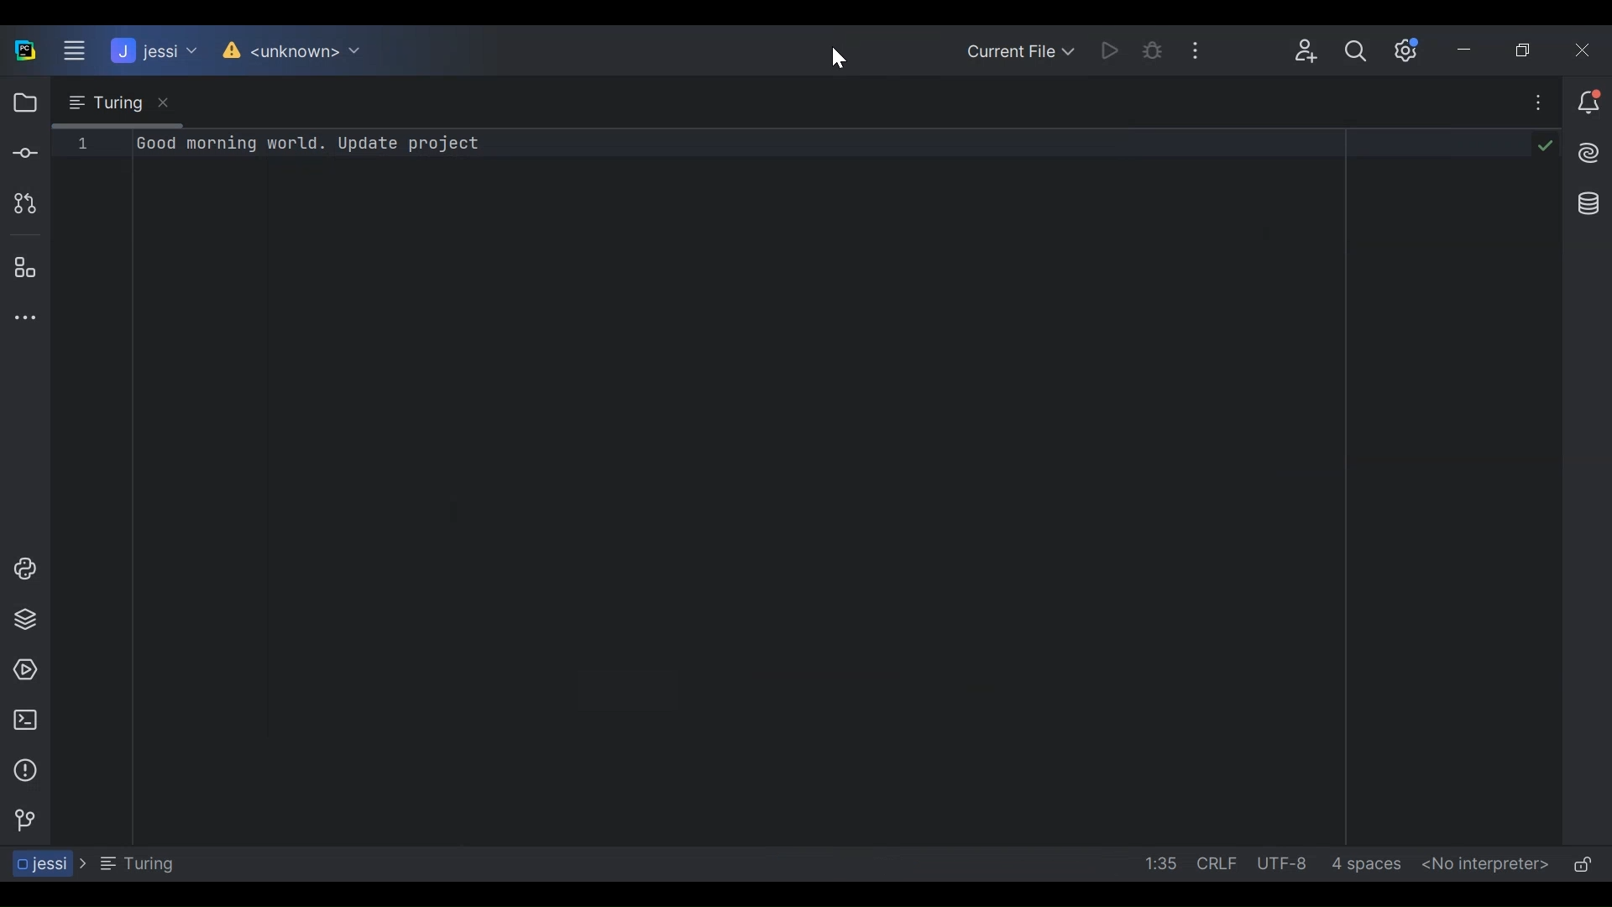  What do you see at coordinates (25, 721) in the screenshot?
I see `Terminal ` at bounding box center [25, 721].